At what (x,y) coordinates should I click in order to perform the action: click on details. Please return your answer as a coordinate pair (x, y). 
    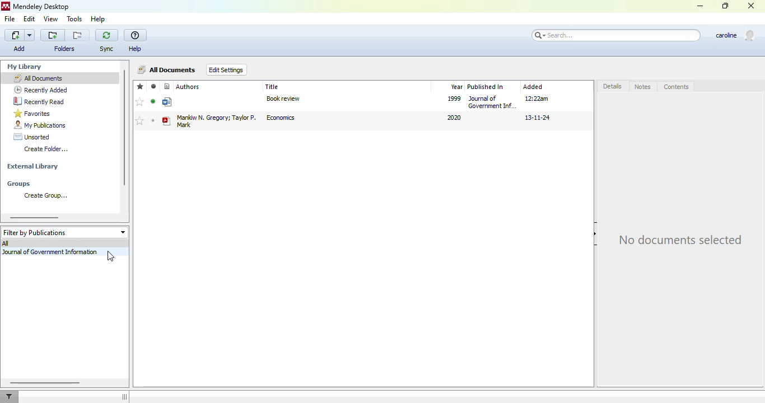
    Looking at the image, I should click on (613, 86).